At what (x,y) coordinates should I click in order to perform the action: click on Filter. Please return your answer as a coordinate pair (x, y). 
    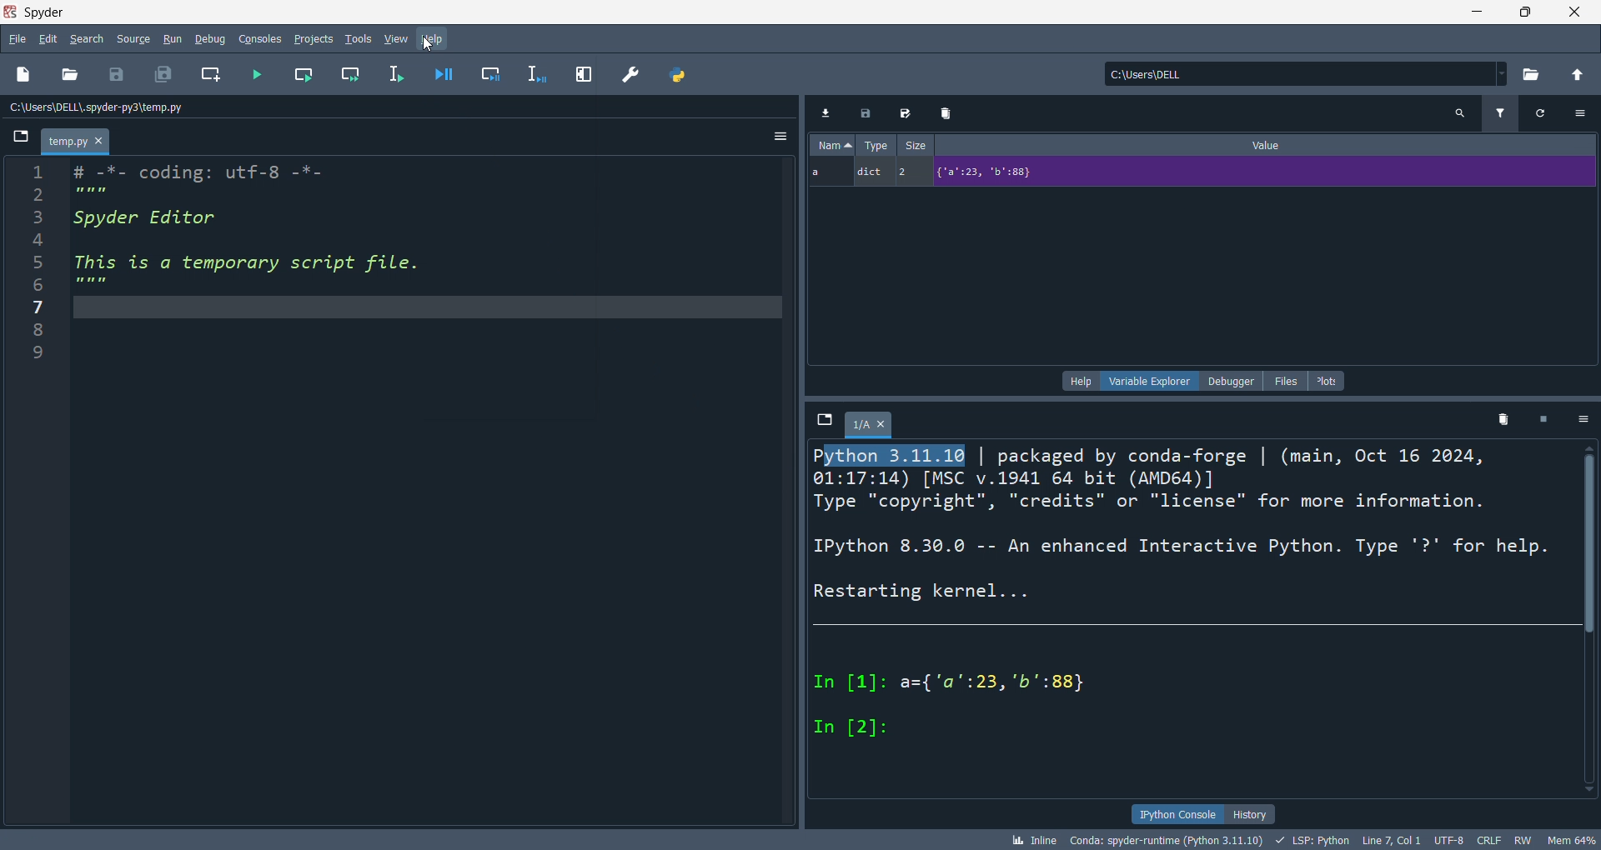
    Looking at the image, I should click on (1501, 113).